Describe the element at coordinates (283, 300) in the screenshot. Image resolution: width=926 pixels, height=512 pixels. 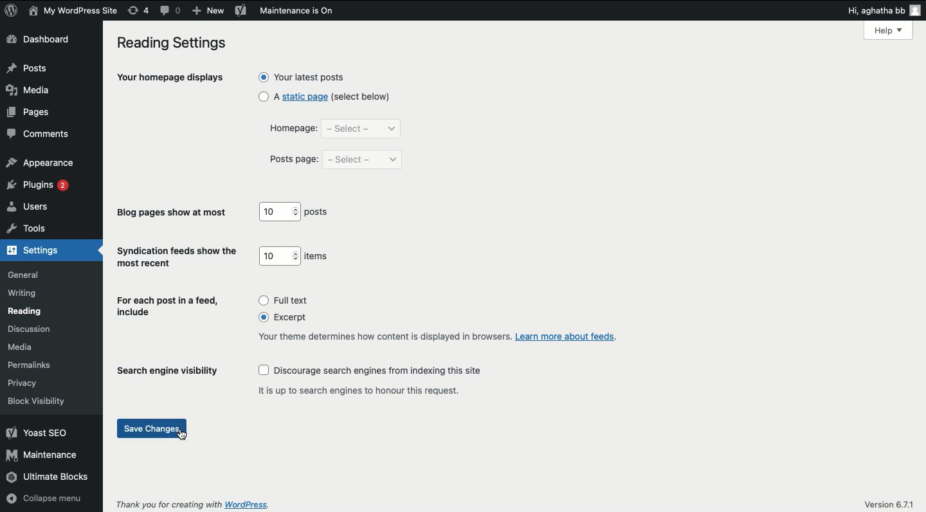
I see `full text` at that location.